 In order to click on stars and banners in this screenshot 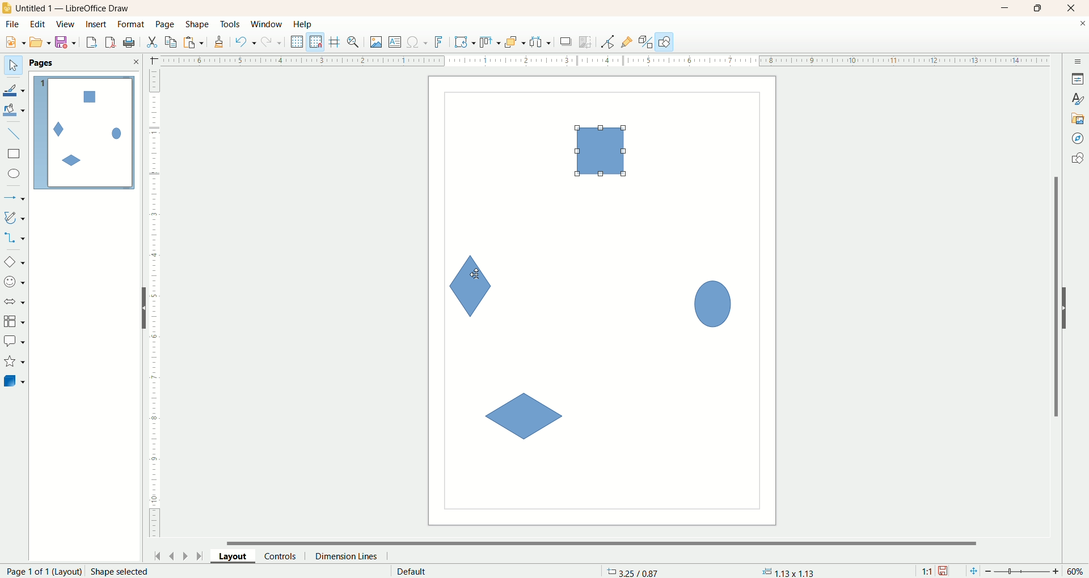, I will do `click(14, 361)`.